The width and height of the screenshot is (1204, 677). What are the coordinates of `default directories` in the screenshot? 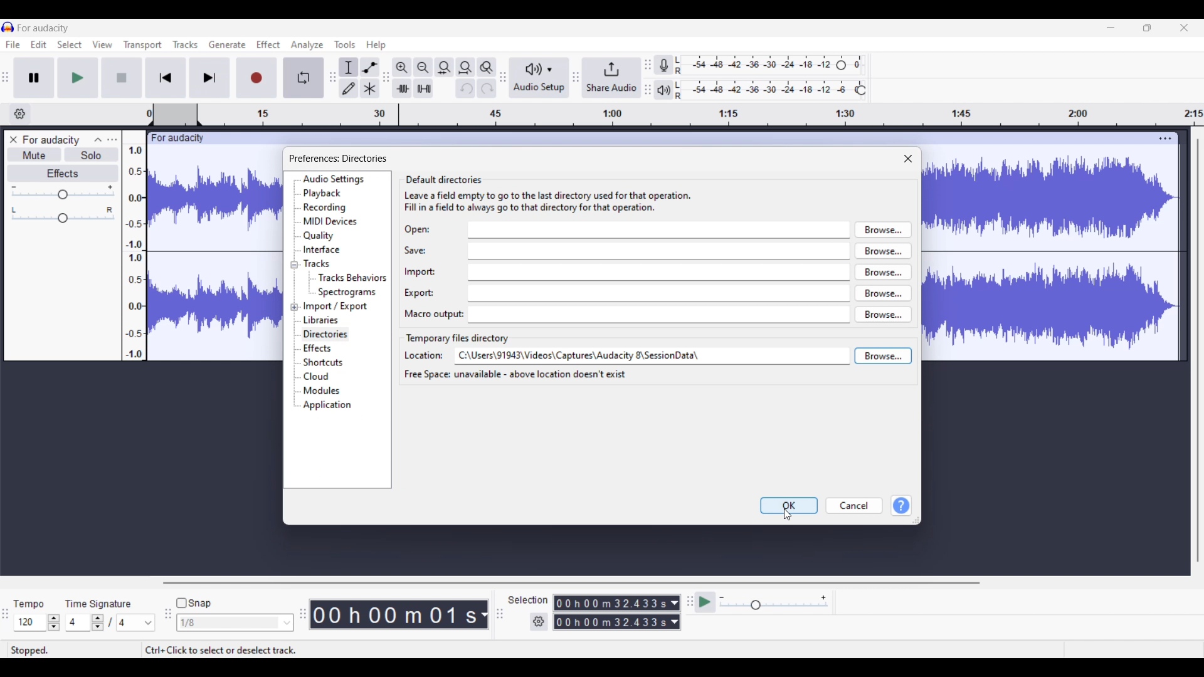 It's located at (447, 177).